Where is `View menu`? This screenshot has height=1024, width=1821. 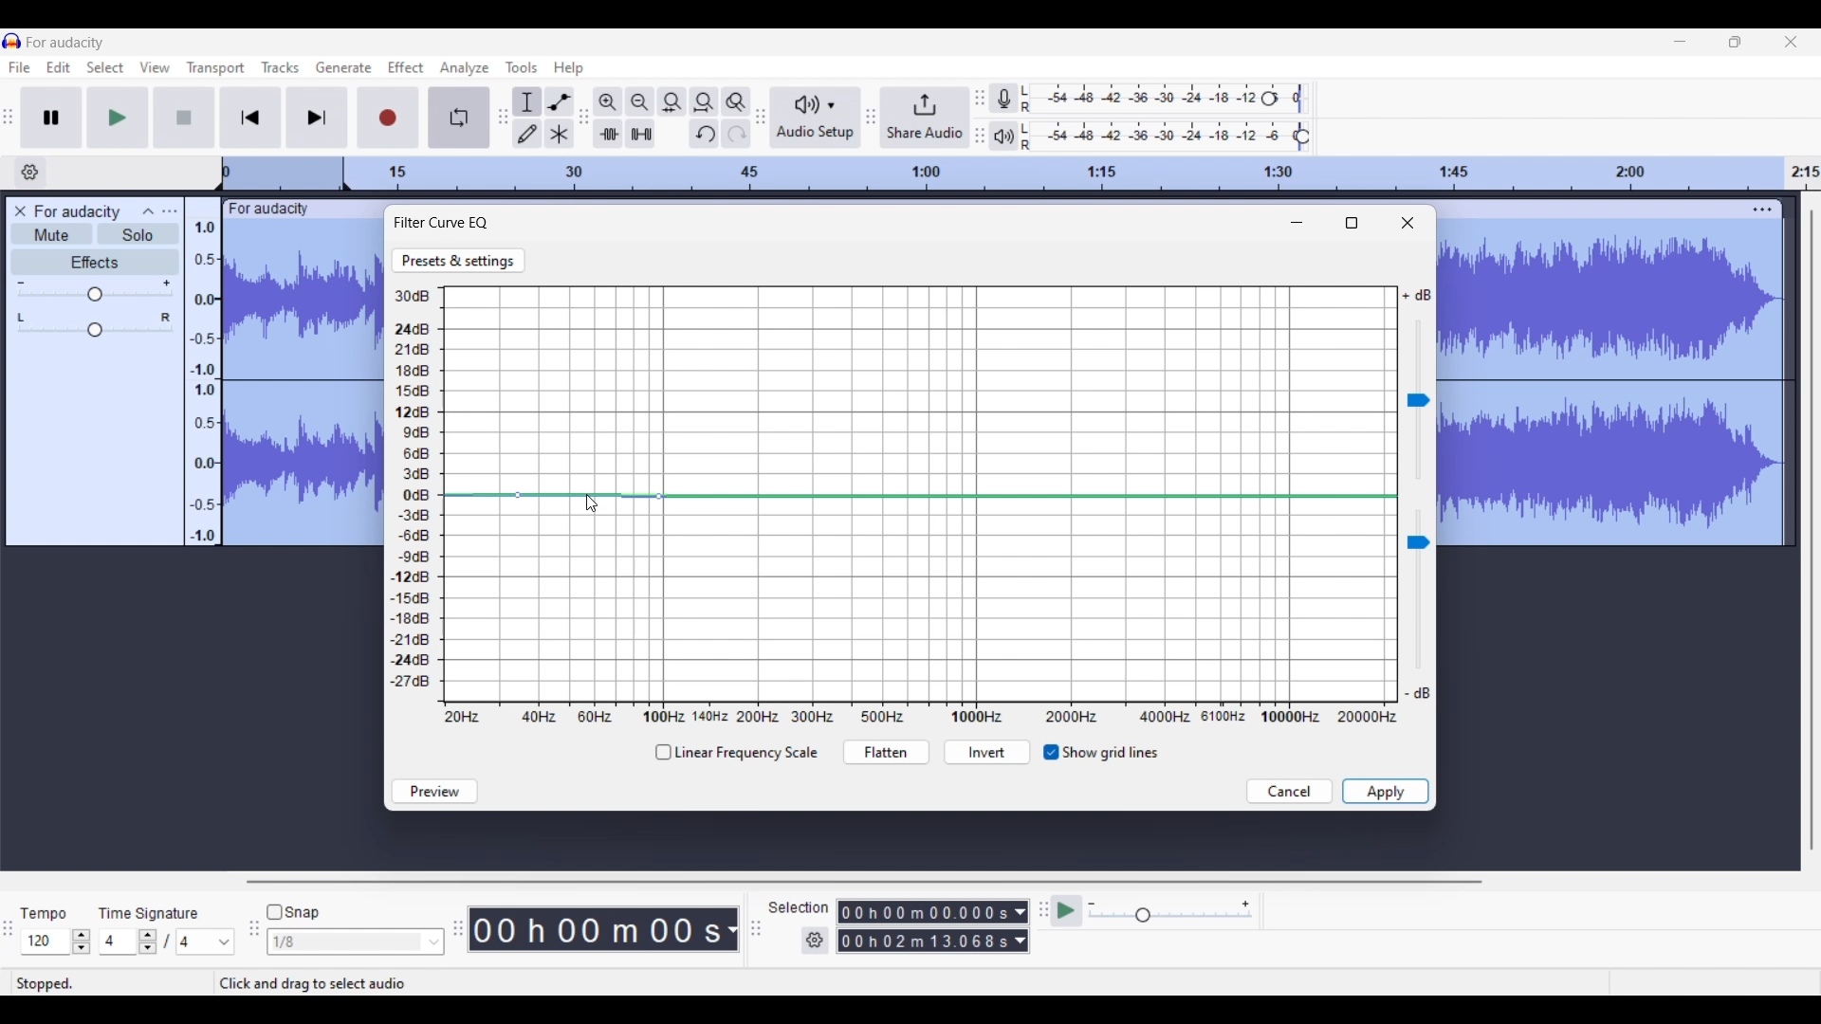 View menu is located at coordinates (155, 67).